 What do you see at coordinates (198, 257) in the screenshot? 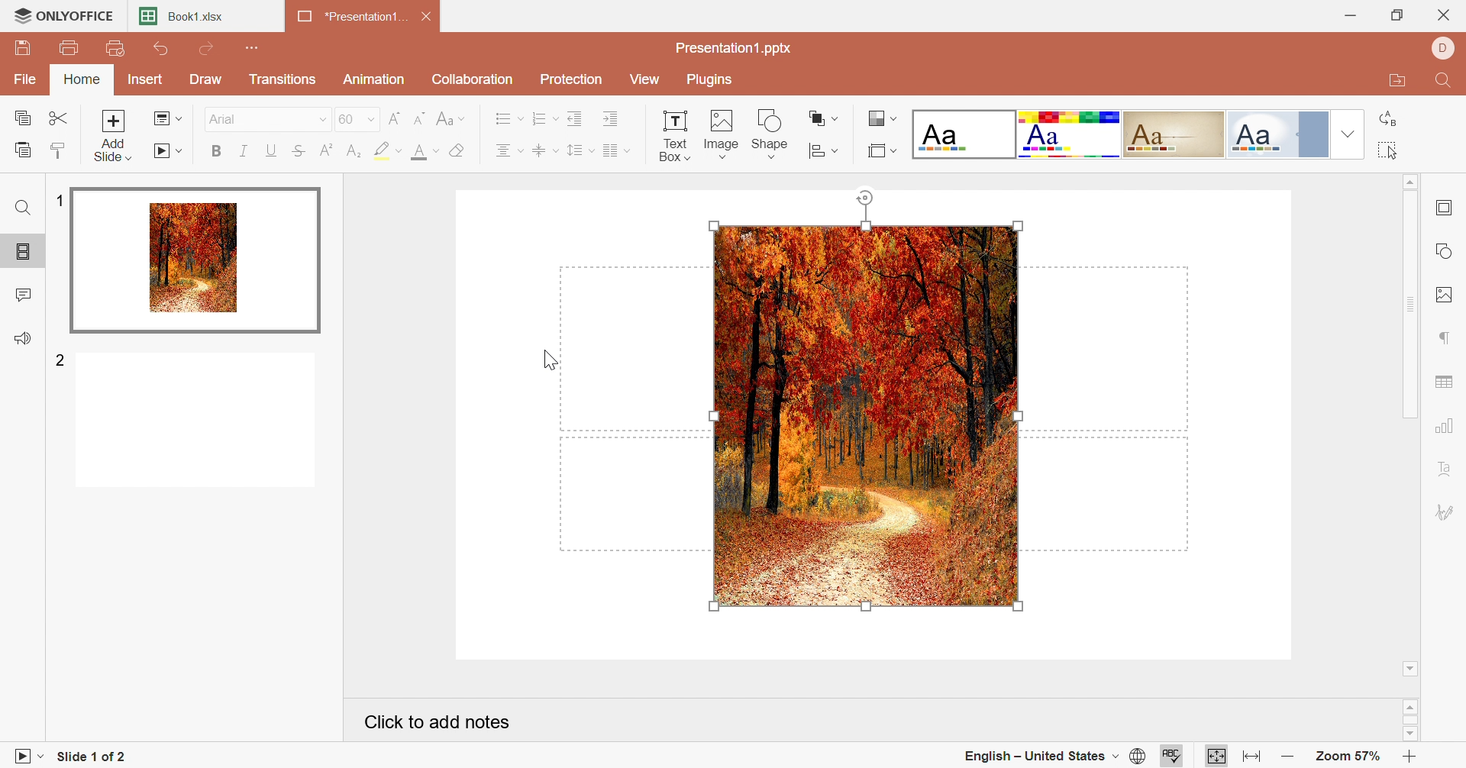
I see `Slide` at bounding box center [198, 257].